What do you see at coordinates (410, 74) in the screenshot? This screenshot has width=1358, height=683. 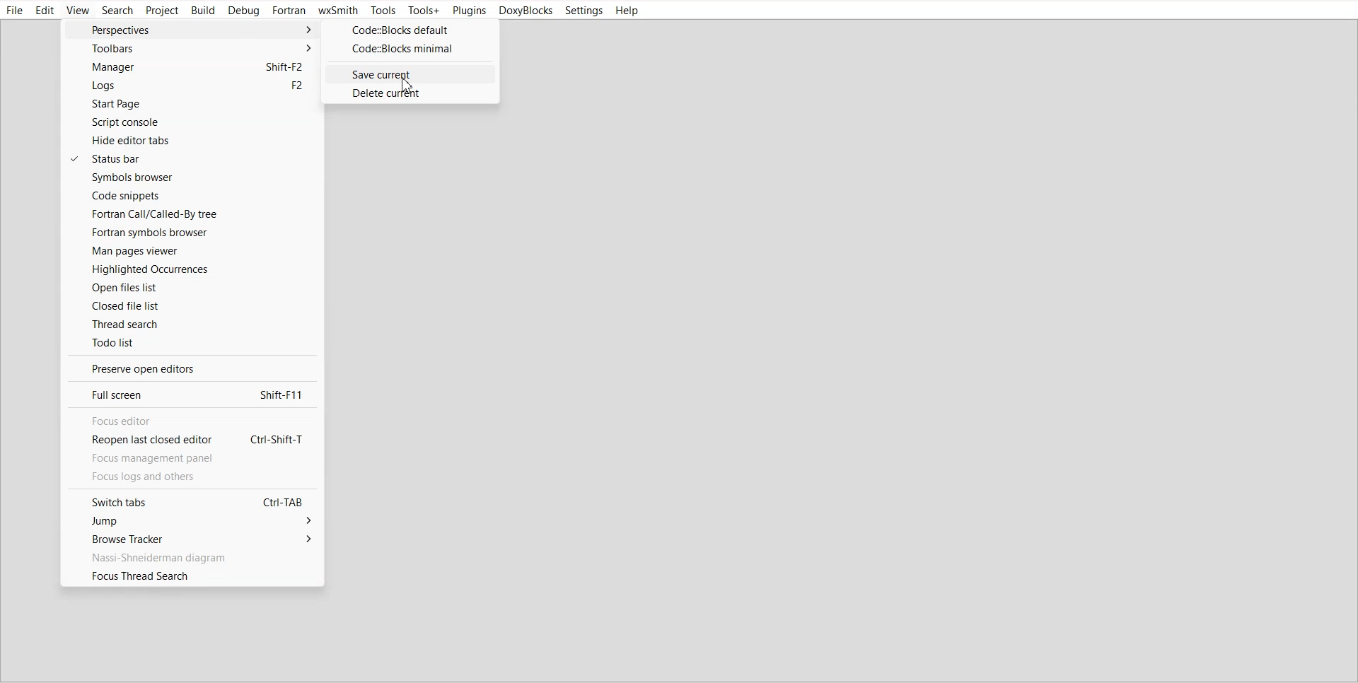 I see `Save current` at bounding box center [410, 74].